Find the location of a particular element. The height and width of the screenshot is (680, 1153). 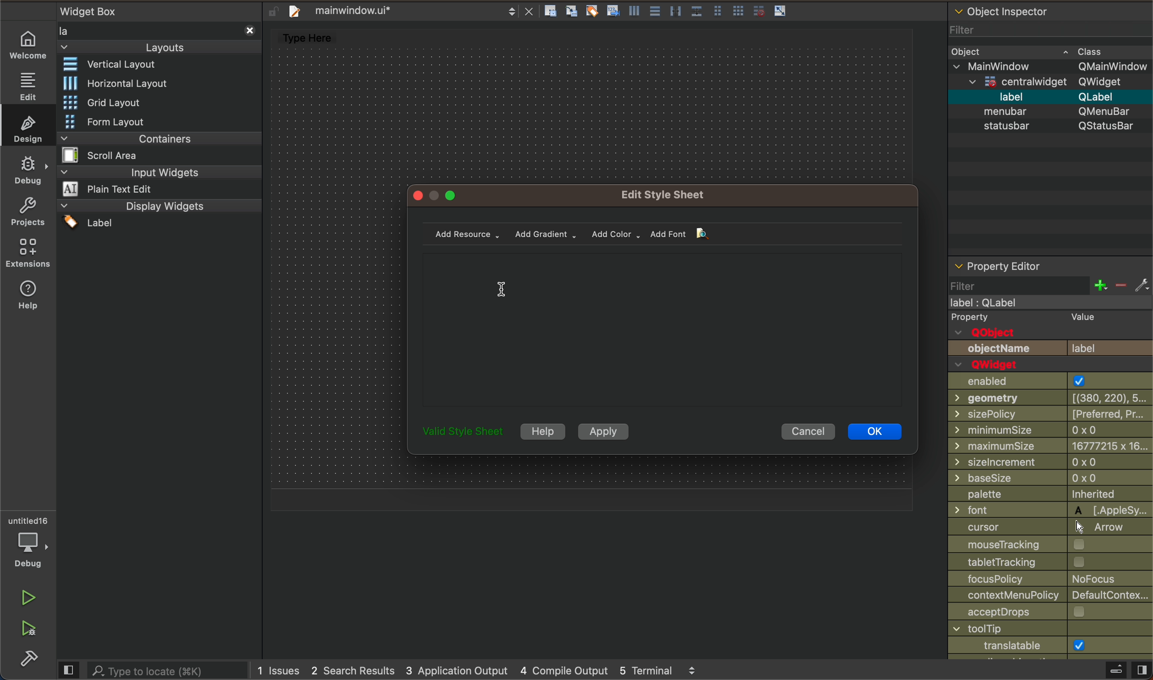

base size is located at coordinates (1049, 479).